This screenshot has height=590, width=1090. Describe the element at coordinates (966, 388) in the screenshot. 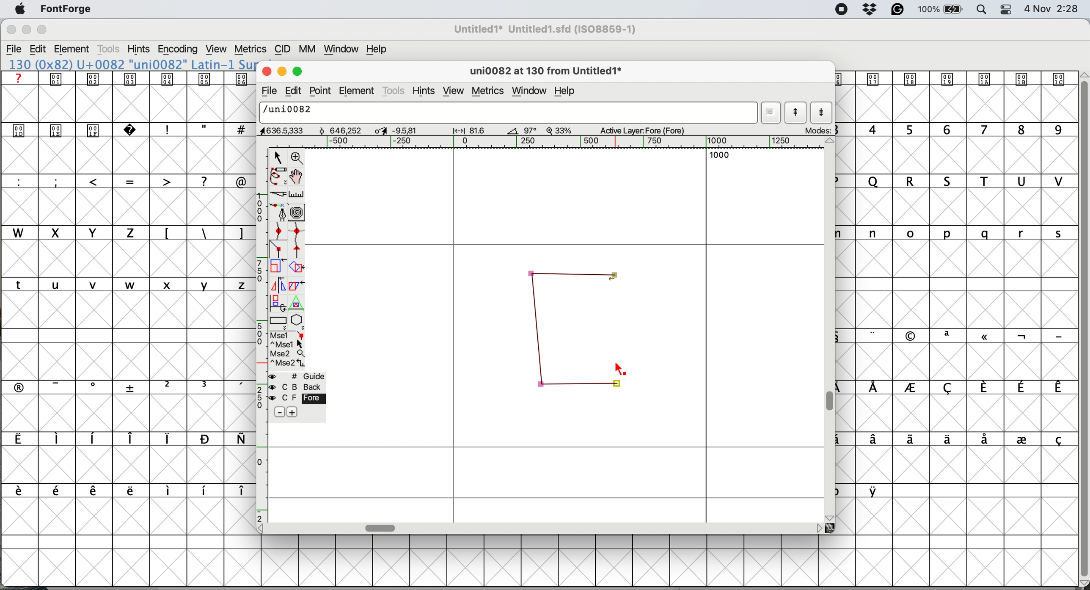

I see `symbols` at that location.